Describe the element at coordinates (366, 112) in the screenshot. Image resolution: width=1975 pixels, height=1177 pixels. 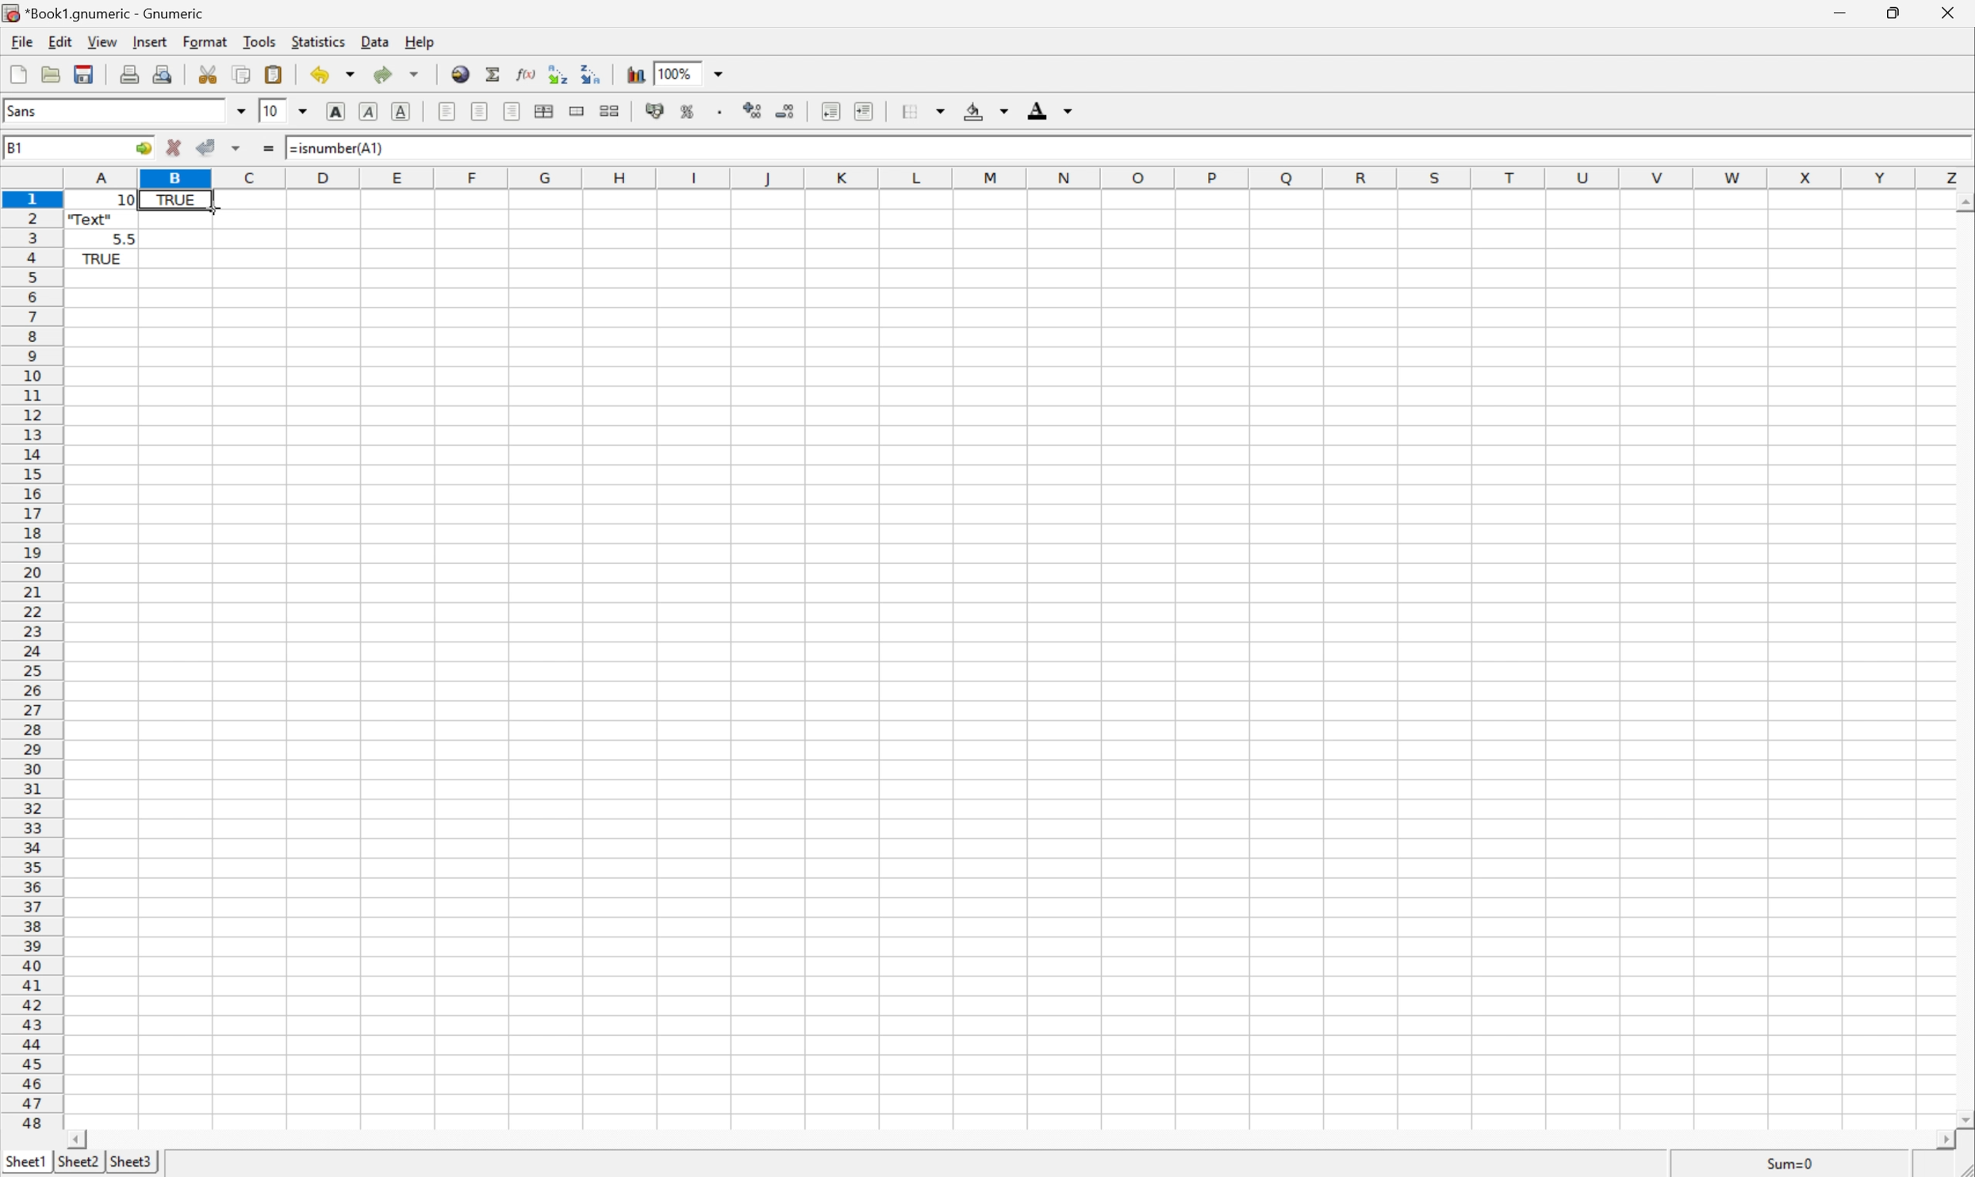
I see `Italic` at that location.